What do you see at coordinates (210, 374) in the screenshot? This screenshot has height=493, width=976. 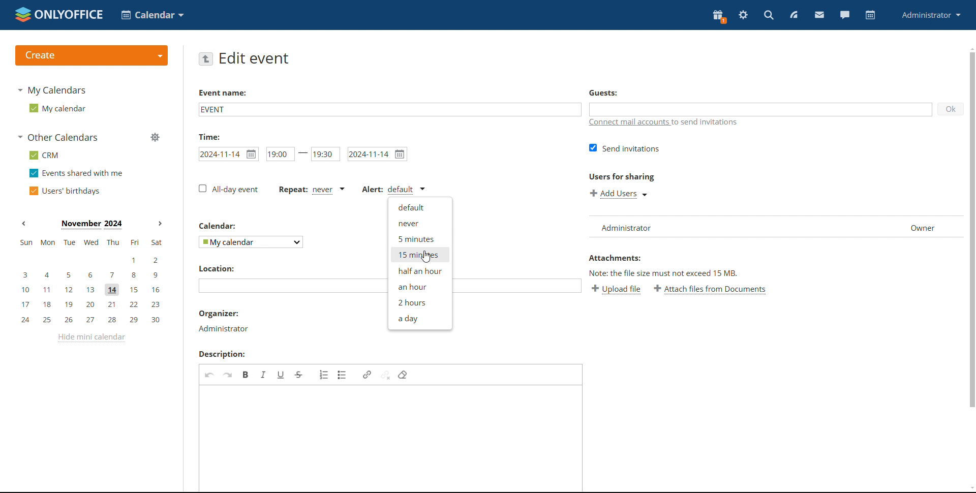 I see `undo` at bounding box center [210, 374].